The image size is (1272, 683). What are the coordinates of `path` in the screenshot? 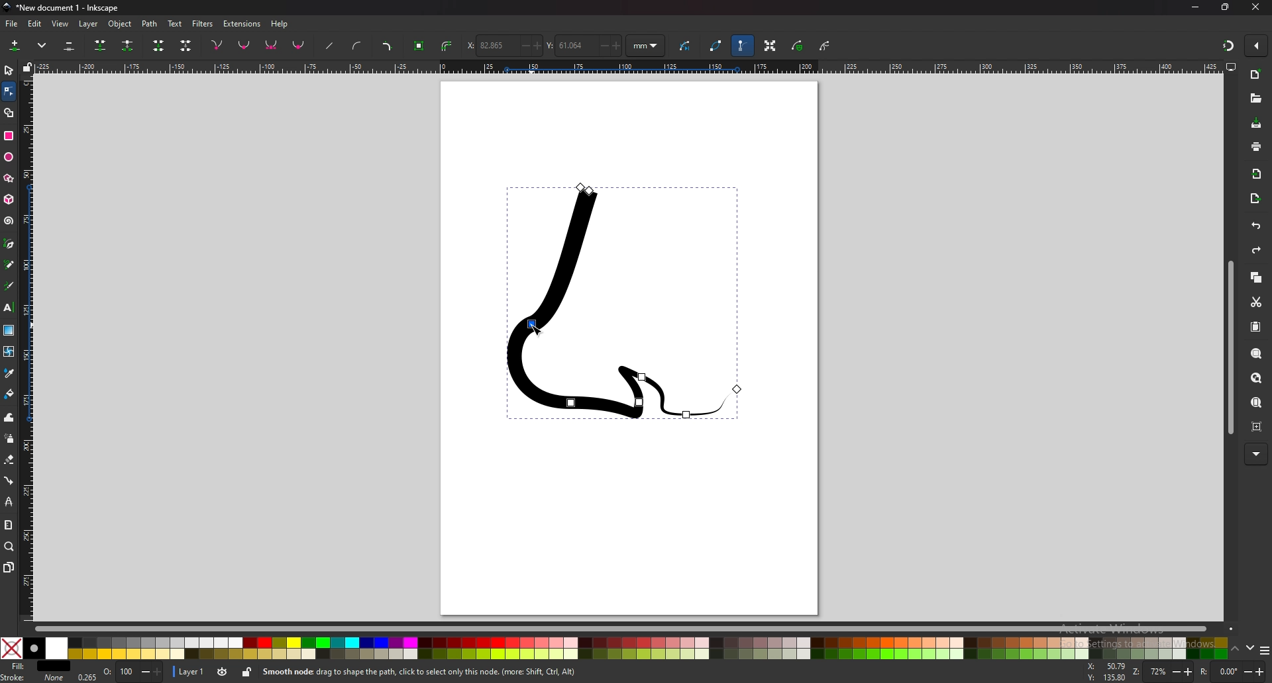 It's located at (150, 23).